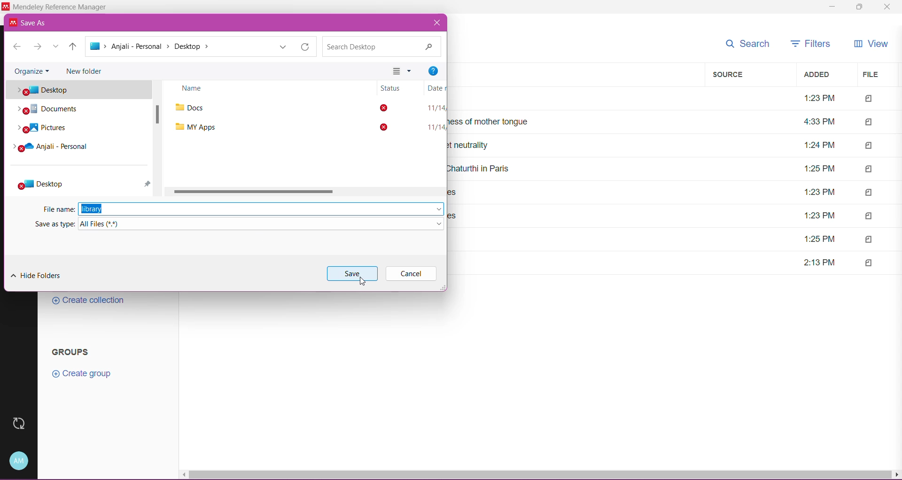  I want to click on Refresh the path, so click(303, 46).